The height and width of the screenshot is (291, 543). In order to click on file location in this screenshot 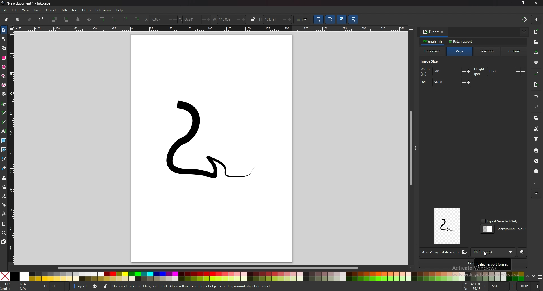, I will do `click(443, 252)`.